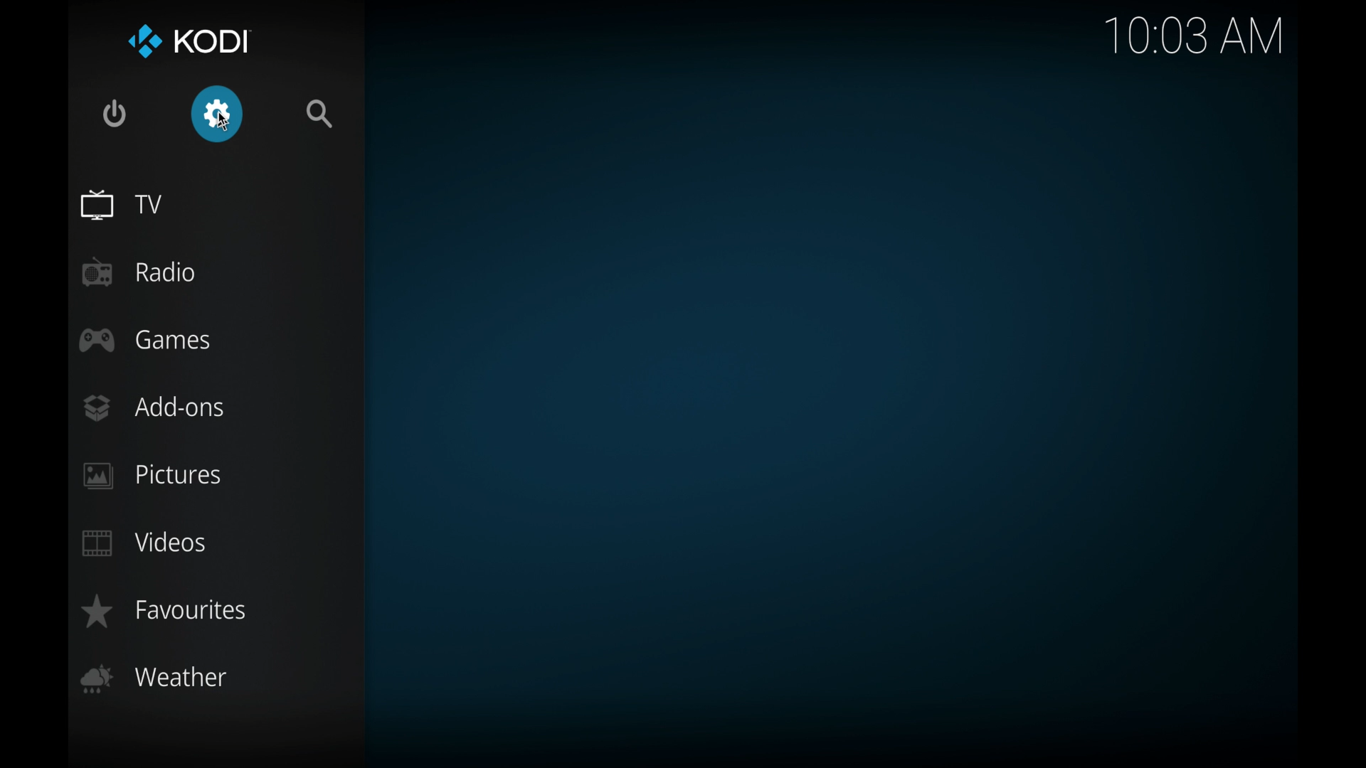 The image size is (1366, 768). What do you see at coordinates (144, 340) in the screenshot?
I see `games` at bounding box center [144, 340].